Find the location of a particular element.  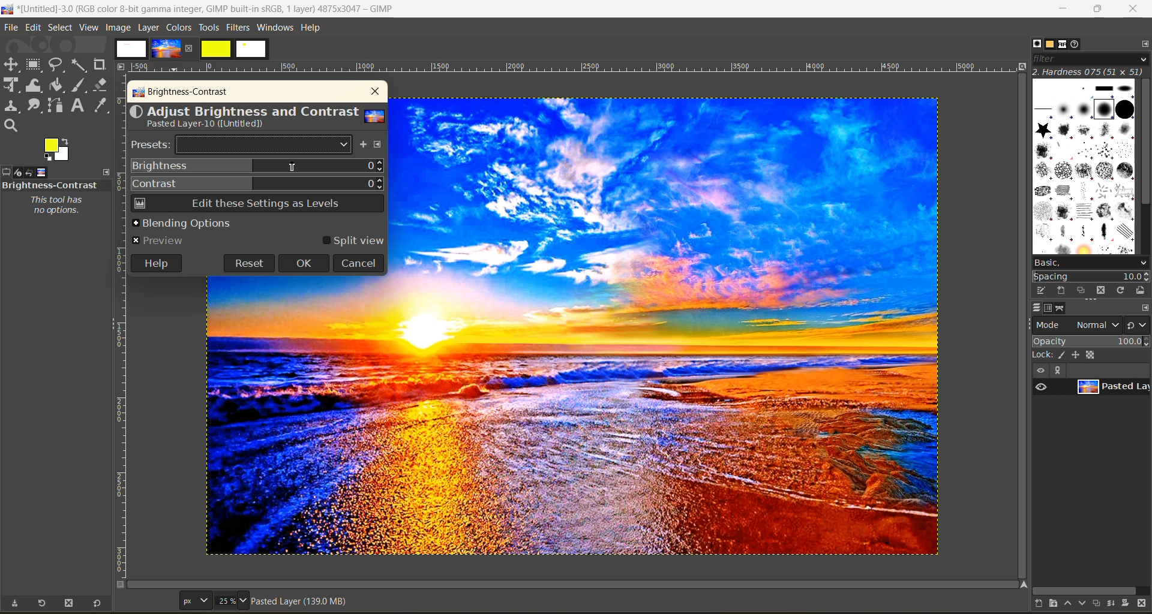

windows is located at coordinates (276, 28).